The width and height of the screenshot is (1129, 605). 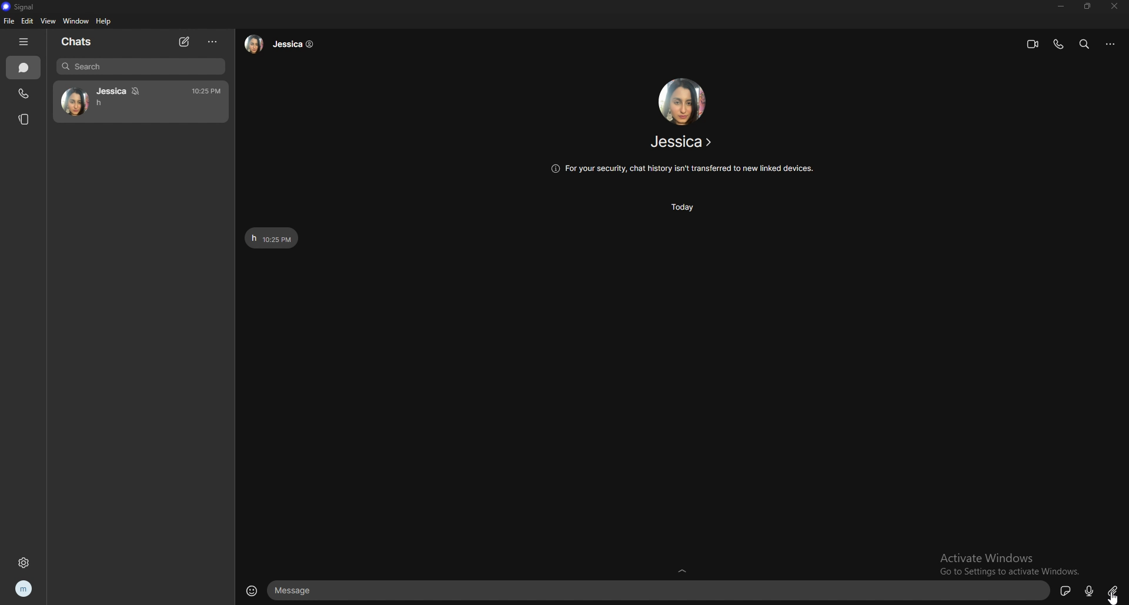 I want to click on options, so click(x=213, y=42).